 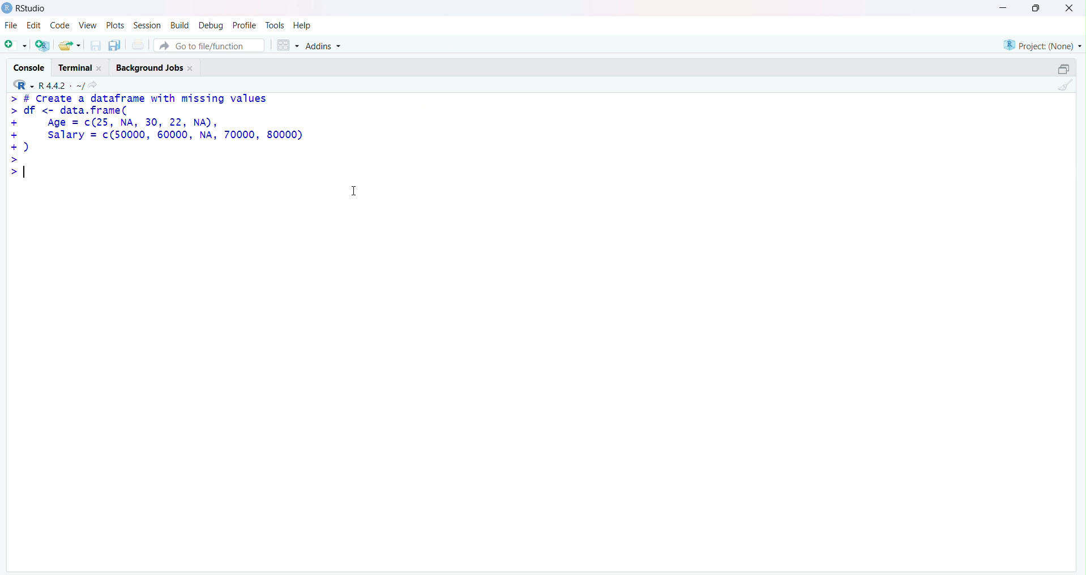 What do you see at coordinates (1066, 68) in the screenshot?
I see `Maximize/Restore` at bounding box center [1066, 68].